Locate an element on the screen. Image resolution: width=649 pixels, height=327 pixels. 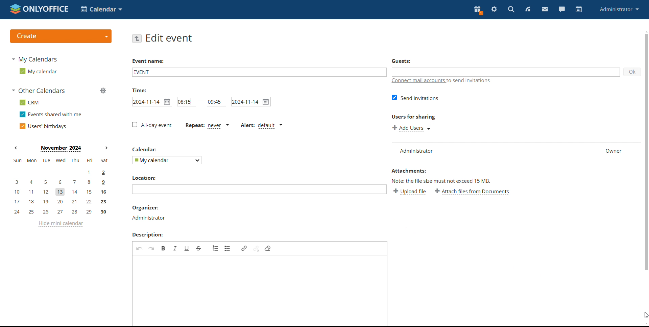
sun, mon, tue, wed, thu, fri, sat is located at coordinates (60, 160).